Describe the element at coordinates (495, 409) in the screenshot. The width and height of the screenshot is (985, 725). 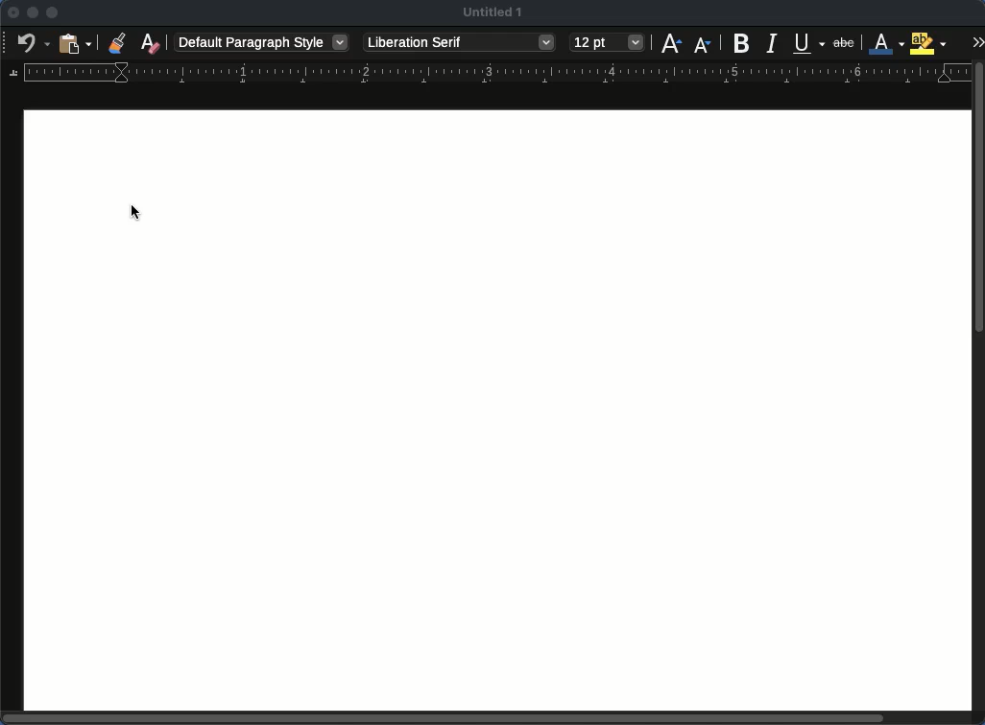
I see `page` at that location.